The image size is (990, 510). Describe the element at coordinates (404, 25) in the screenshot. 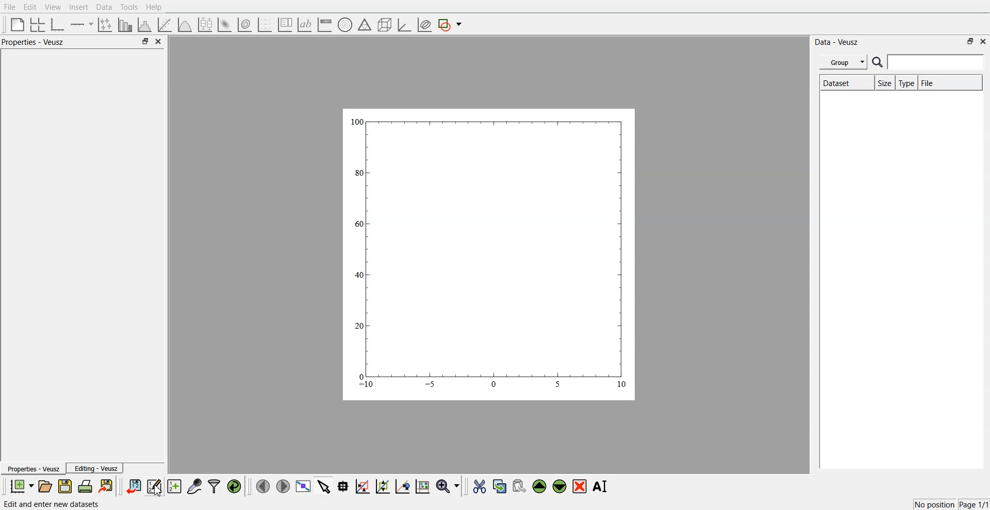

I see `3d graph` at that location.